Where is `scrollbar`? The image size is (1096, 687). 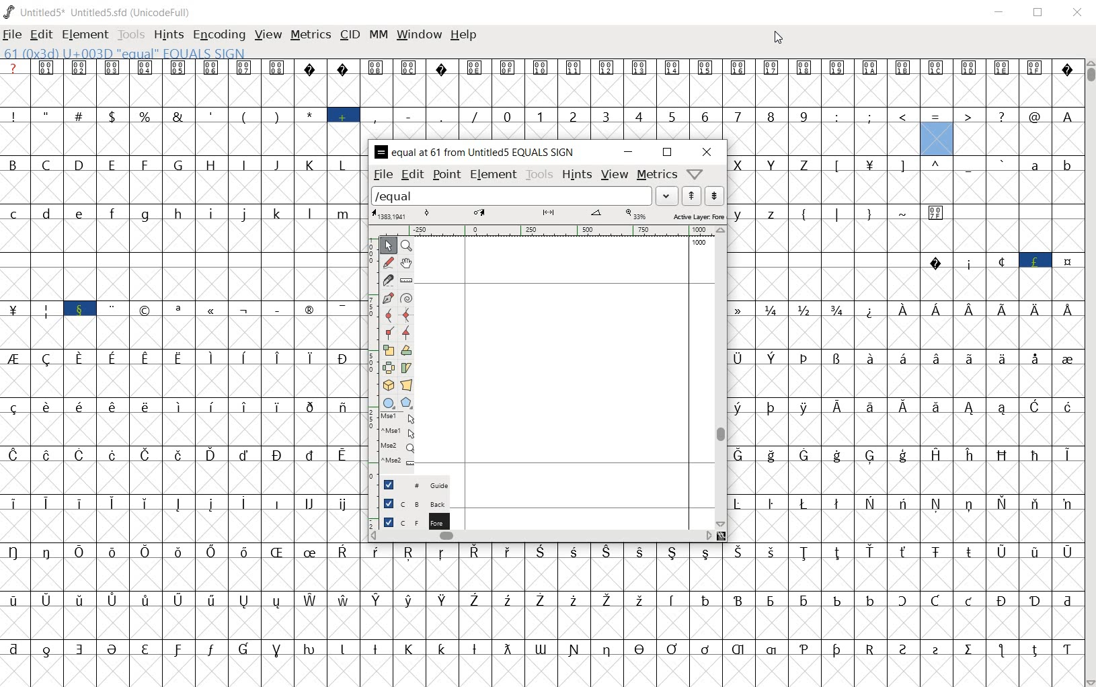
scrollbar is located at coordinates (721, 377).